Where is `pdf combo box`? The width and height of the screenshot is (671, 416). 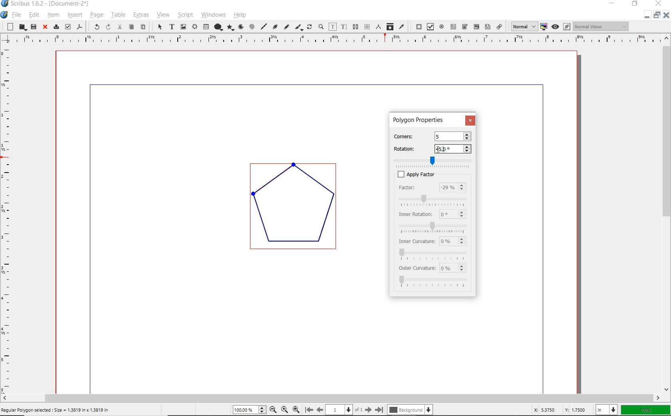 pdf combo box is located at coordinates (465, 27).